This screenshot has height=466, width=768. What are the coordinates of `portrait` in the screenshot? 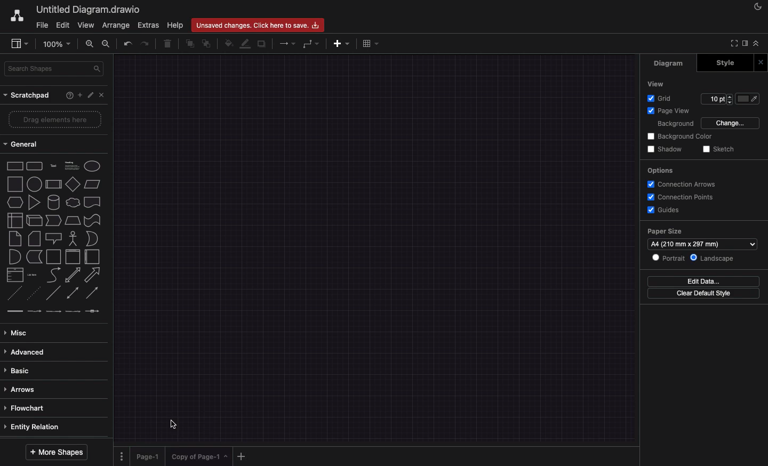 It's located at (667, 259).